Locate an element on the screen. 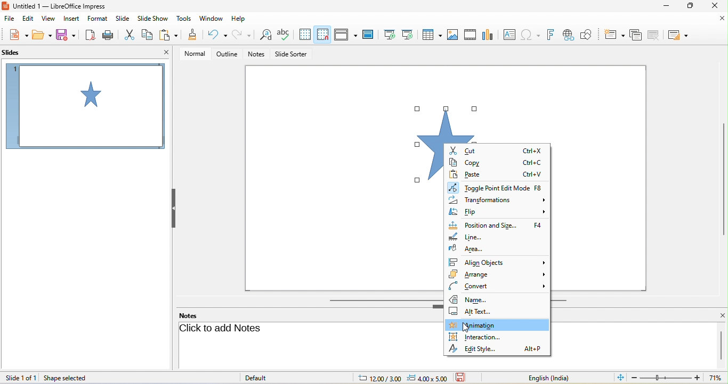 The image size is (728, 384). export directly as pdf is located at coordinates (88, 36).